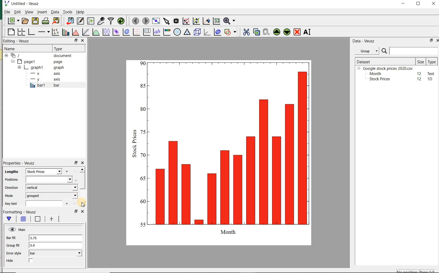  I want to click on close, so click(82, 40).